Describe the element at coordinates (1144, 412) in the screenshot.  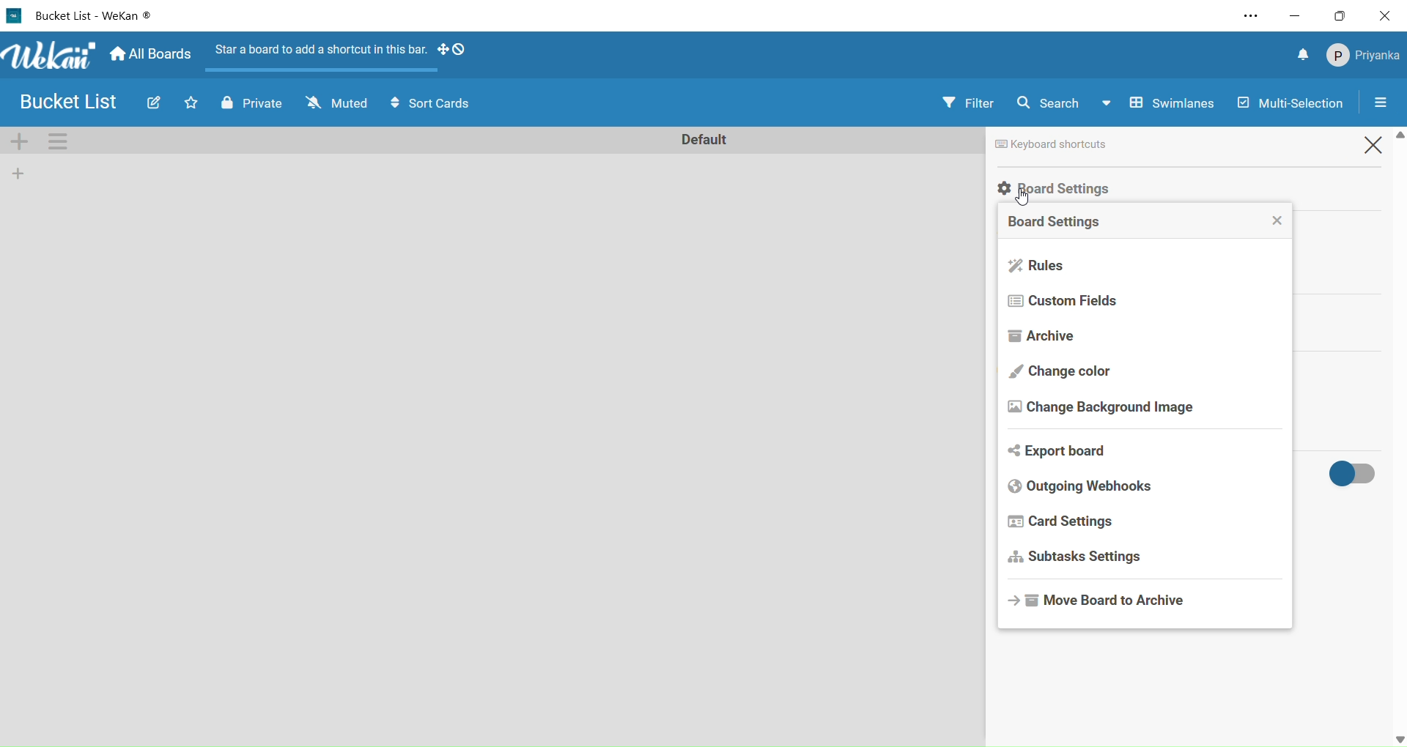
I see `change background` at that location.